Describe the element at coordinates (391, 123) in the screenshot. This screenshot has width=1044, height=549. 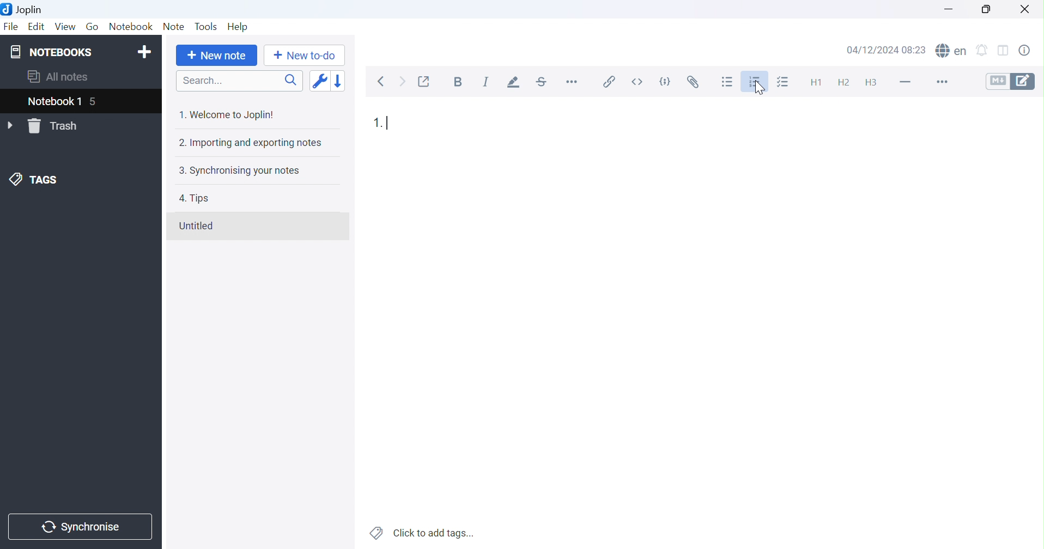
I see `Typing cursor` at that location.